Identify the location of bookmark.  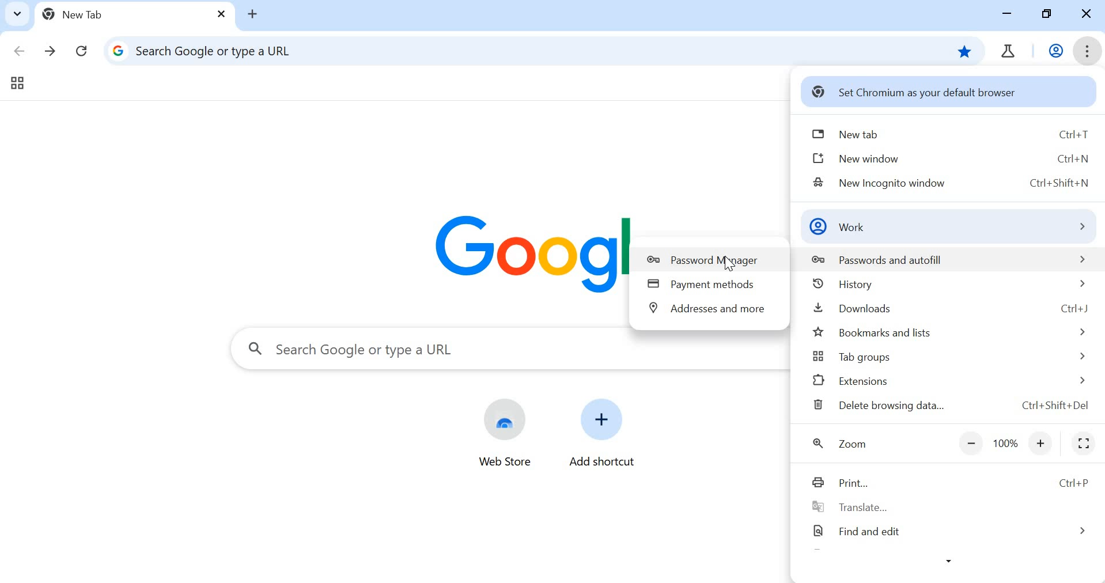
(965, 51).